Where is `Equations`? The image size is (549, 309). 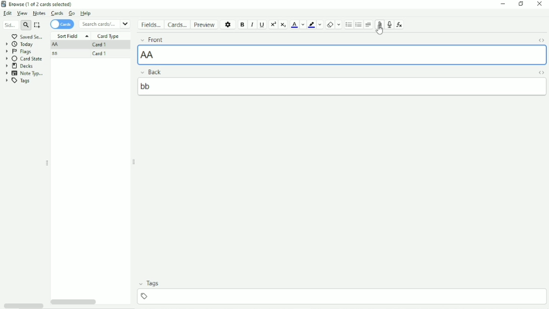 Equations is located at coordinates (399, 24).